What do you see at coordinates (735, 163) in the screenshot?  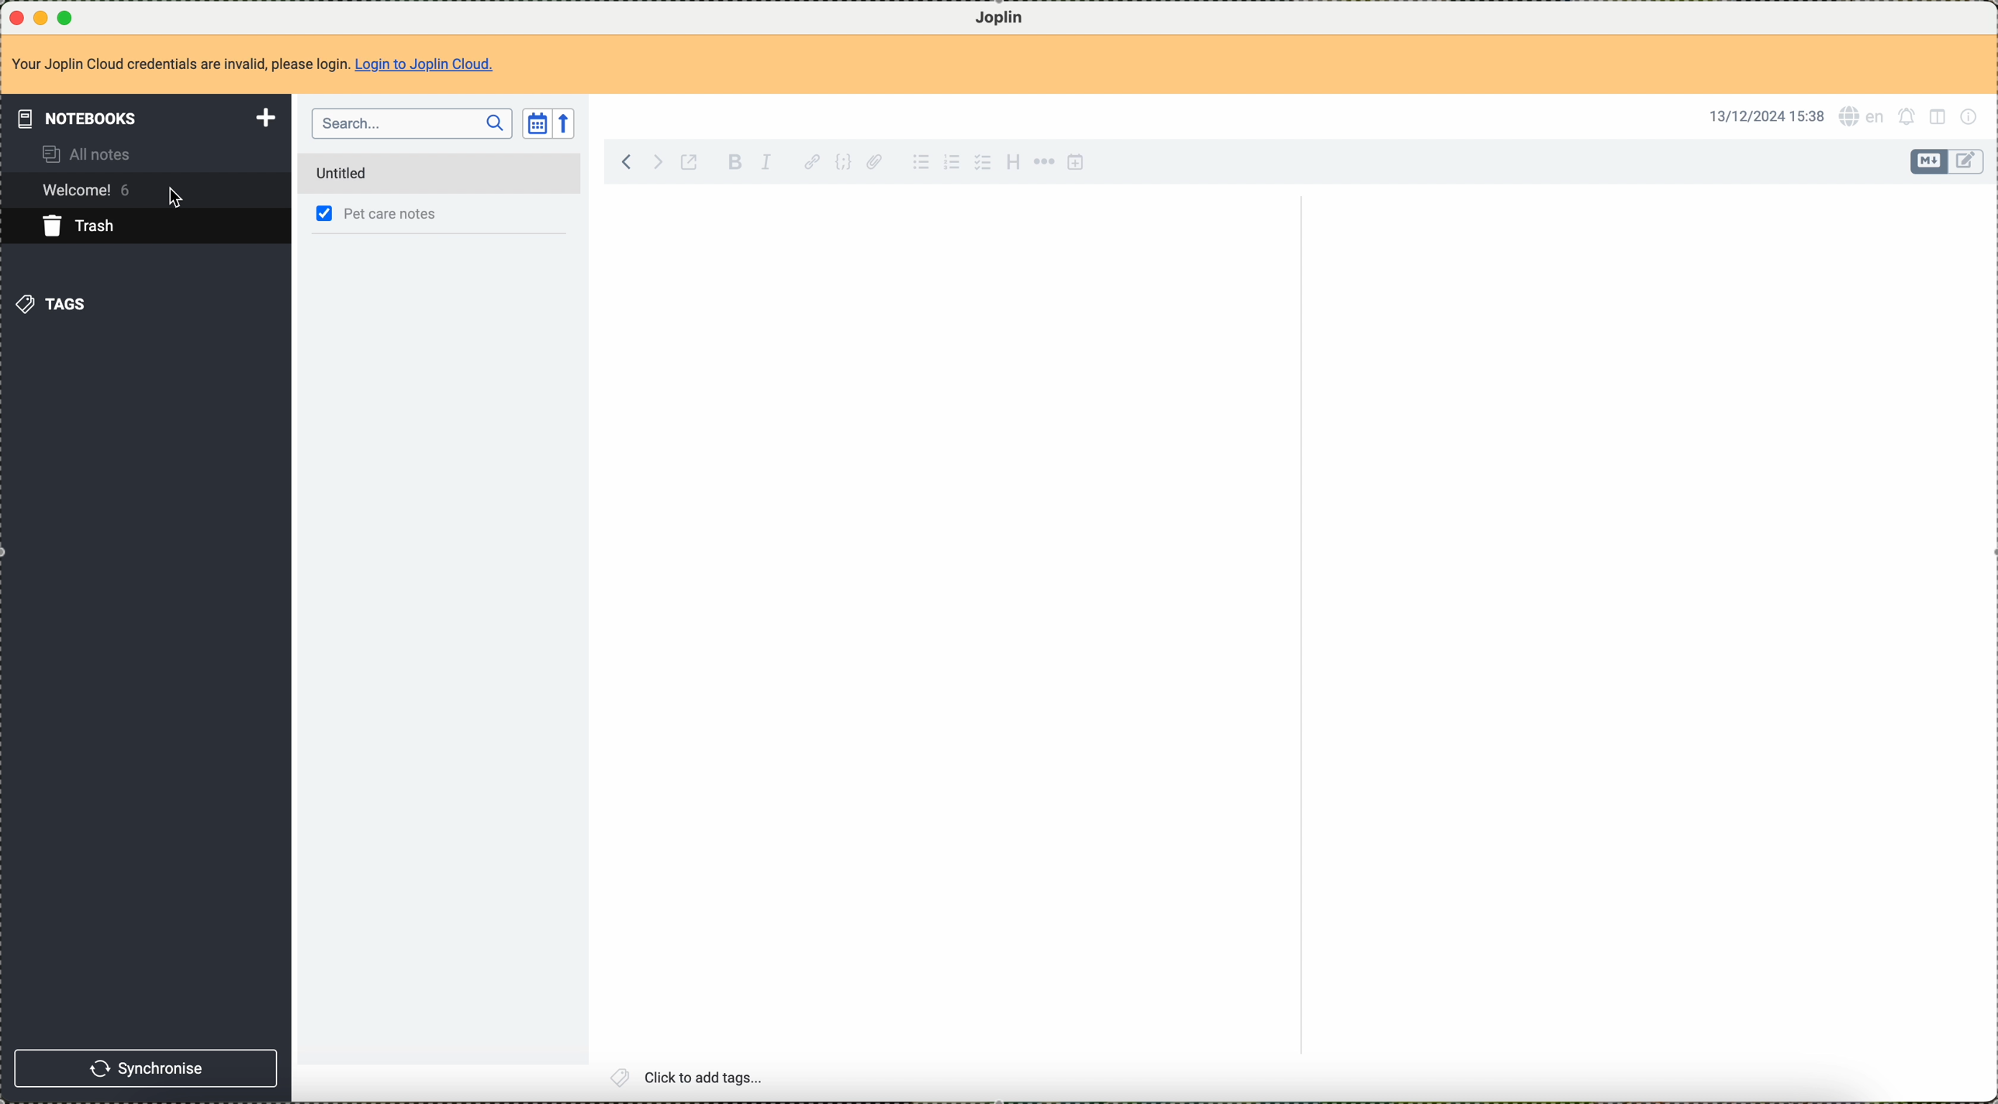 I see `bold` at bounding box center [735, 163].